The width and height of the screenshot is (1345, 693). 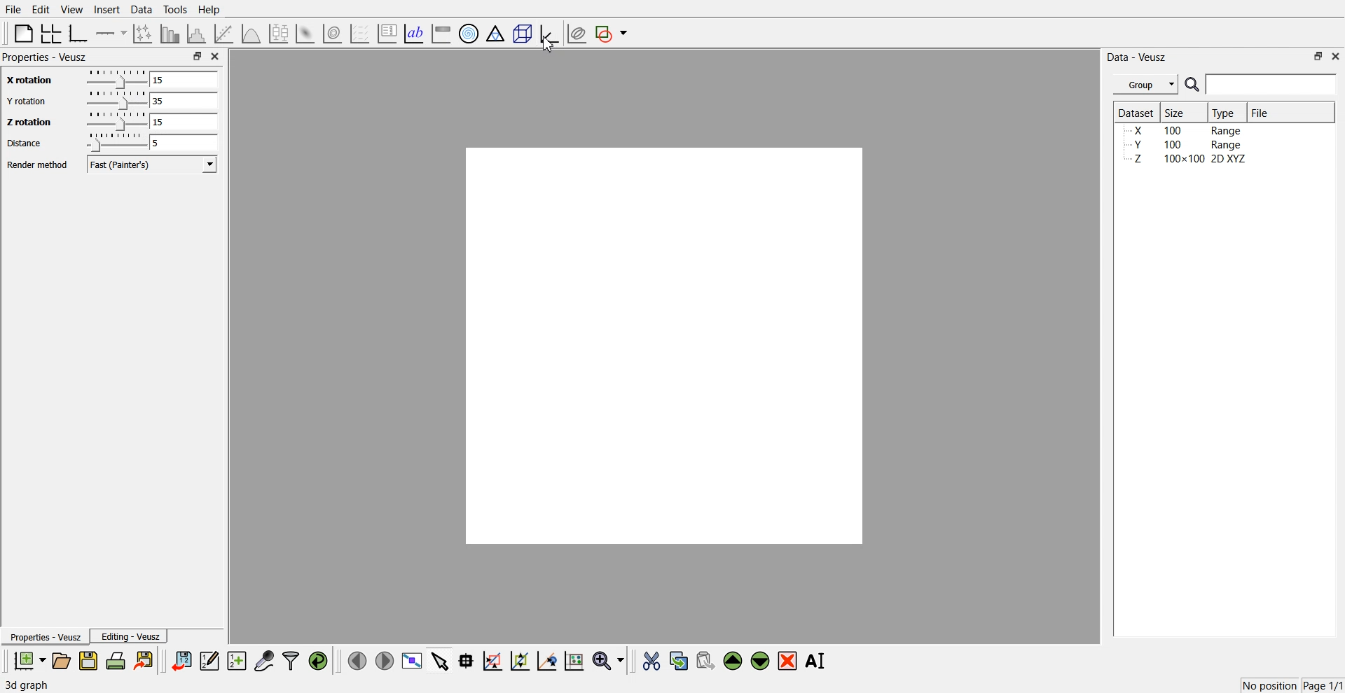 I want to click on Paste widget from the clipboard, so click(x=705, y=659).